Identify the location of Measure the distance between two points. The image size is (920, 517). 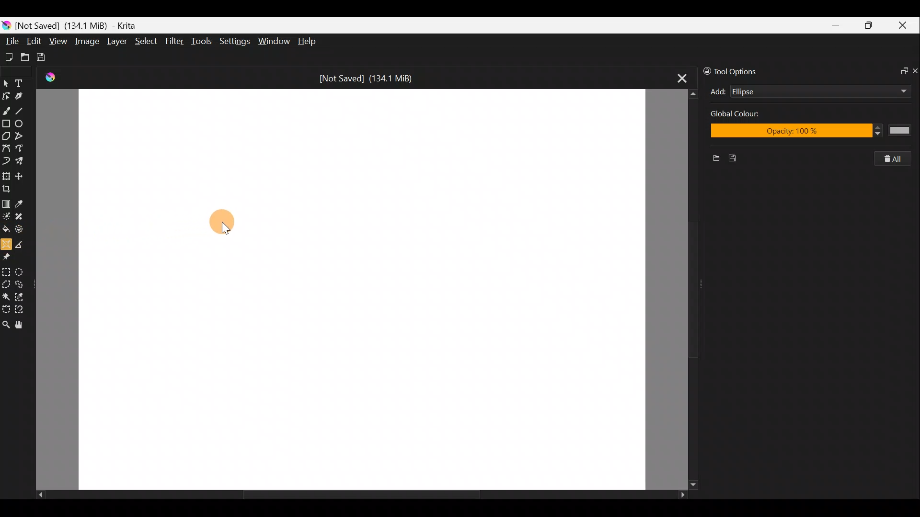
(23, 244).